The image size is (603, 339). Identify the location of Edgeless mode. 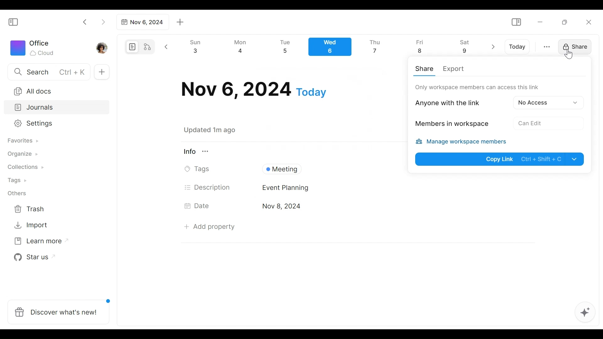
(148, 46).